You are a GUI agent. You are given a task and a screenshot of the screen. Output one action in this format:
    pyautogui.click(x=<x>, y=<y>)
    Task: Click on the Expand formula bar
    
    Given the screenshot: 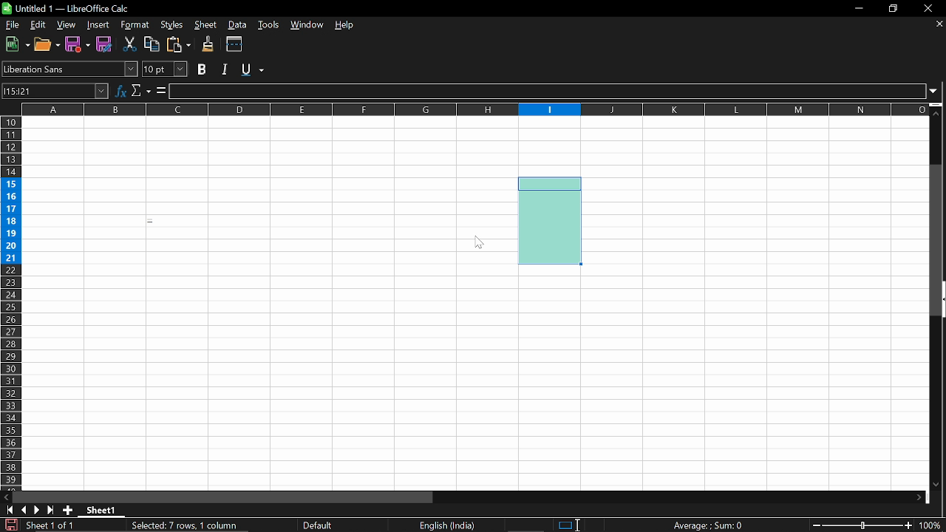 What is the action you would take?
    pyautogui.click(x=938, y=93)
    